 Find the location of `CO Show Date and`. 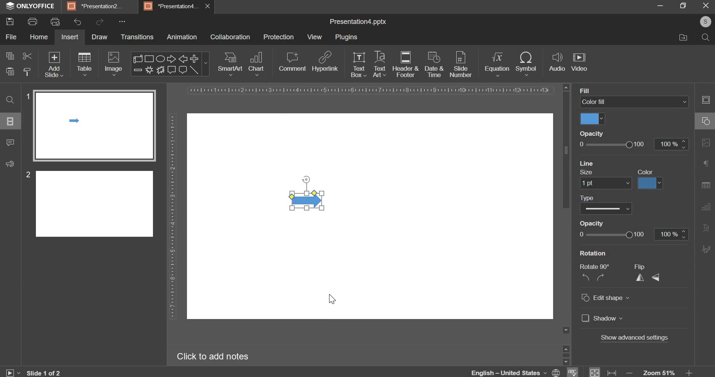

CO Show Date and is located at coordinates (610, 209).